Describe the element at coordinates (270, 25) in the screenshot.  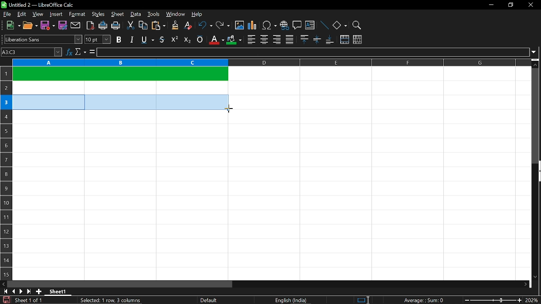
I see `insert symbol` at that location.